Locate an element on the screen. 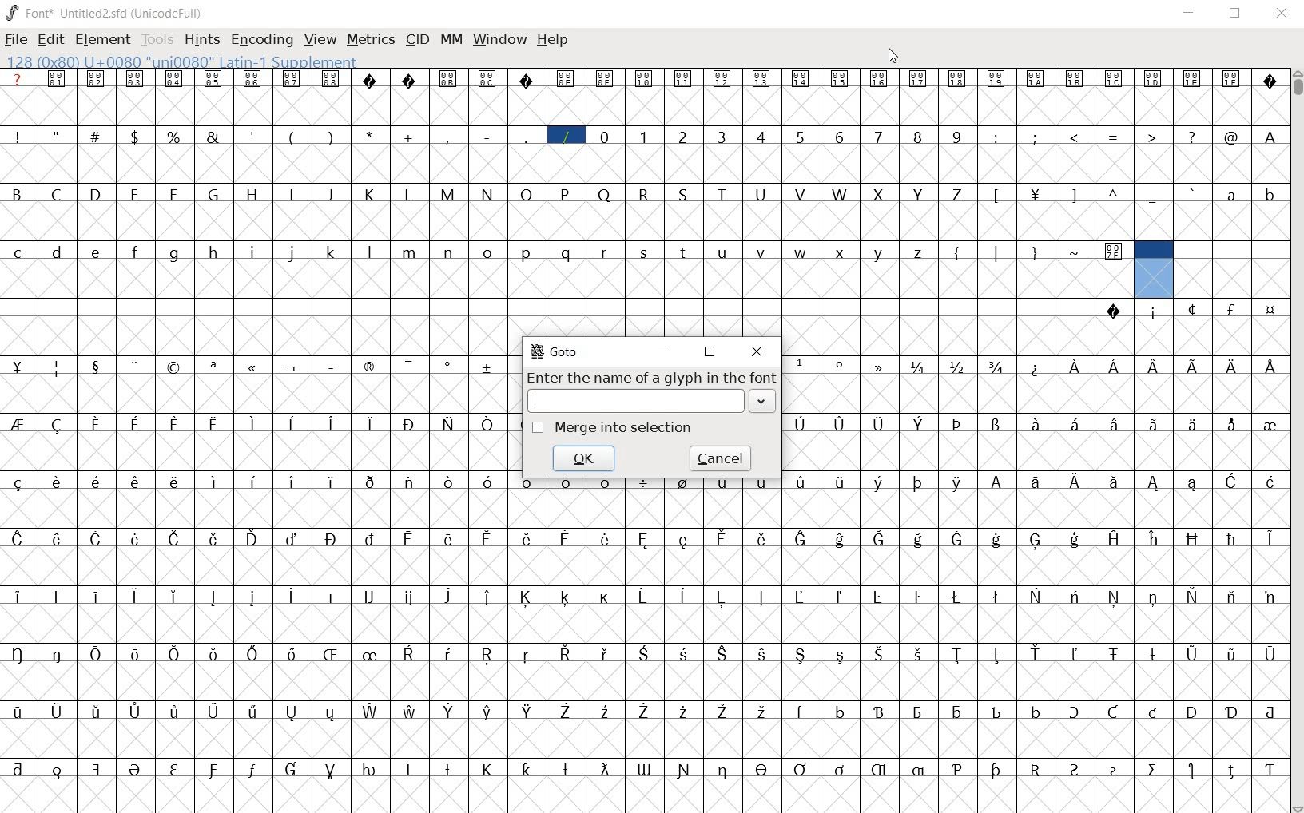 The image size is (1304, 813). Symbol is located at coordinates (1231, 480).